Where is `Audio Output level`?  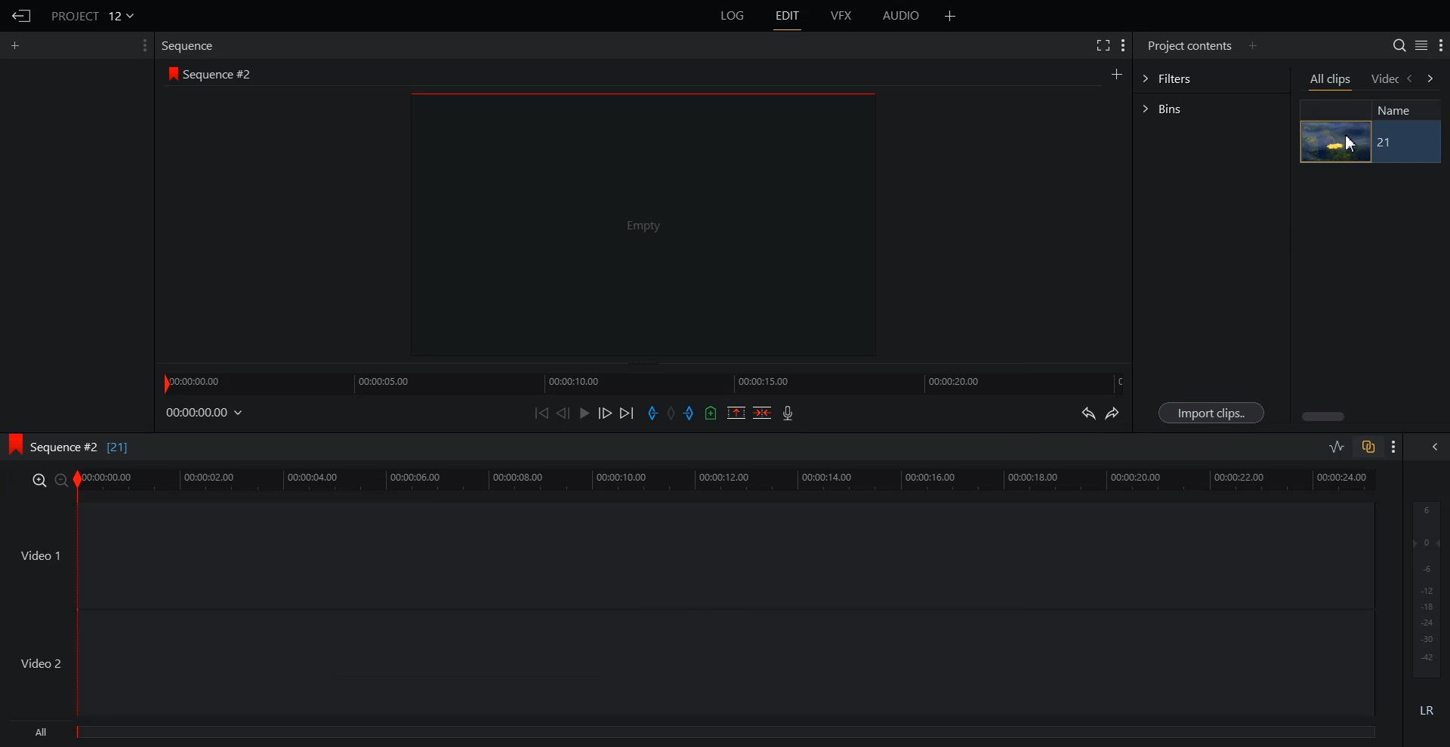 Audio Output level is located at coordinates (1424, 589).